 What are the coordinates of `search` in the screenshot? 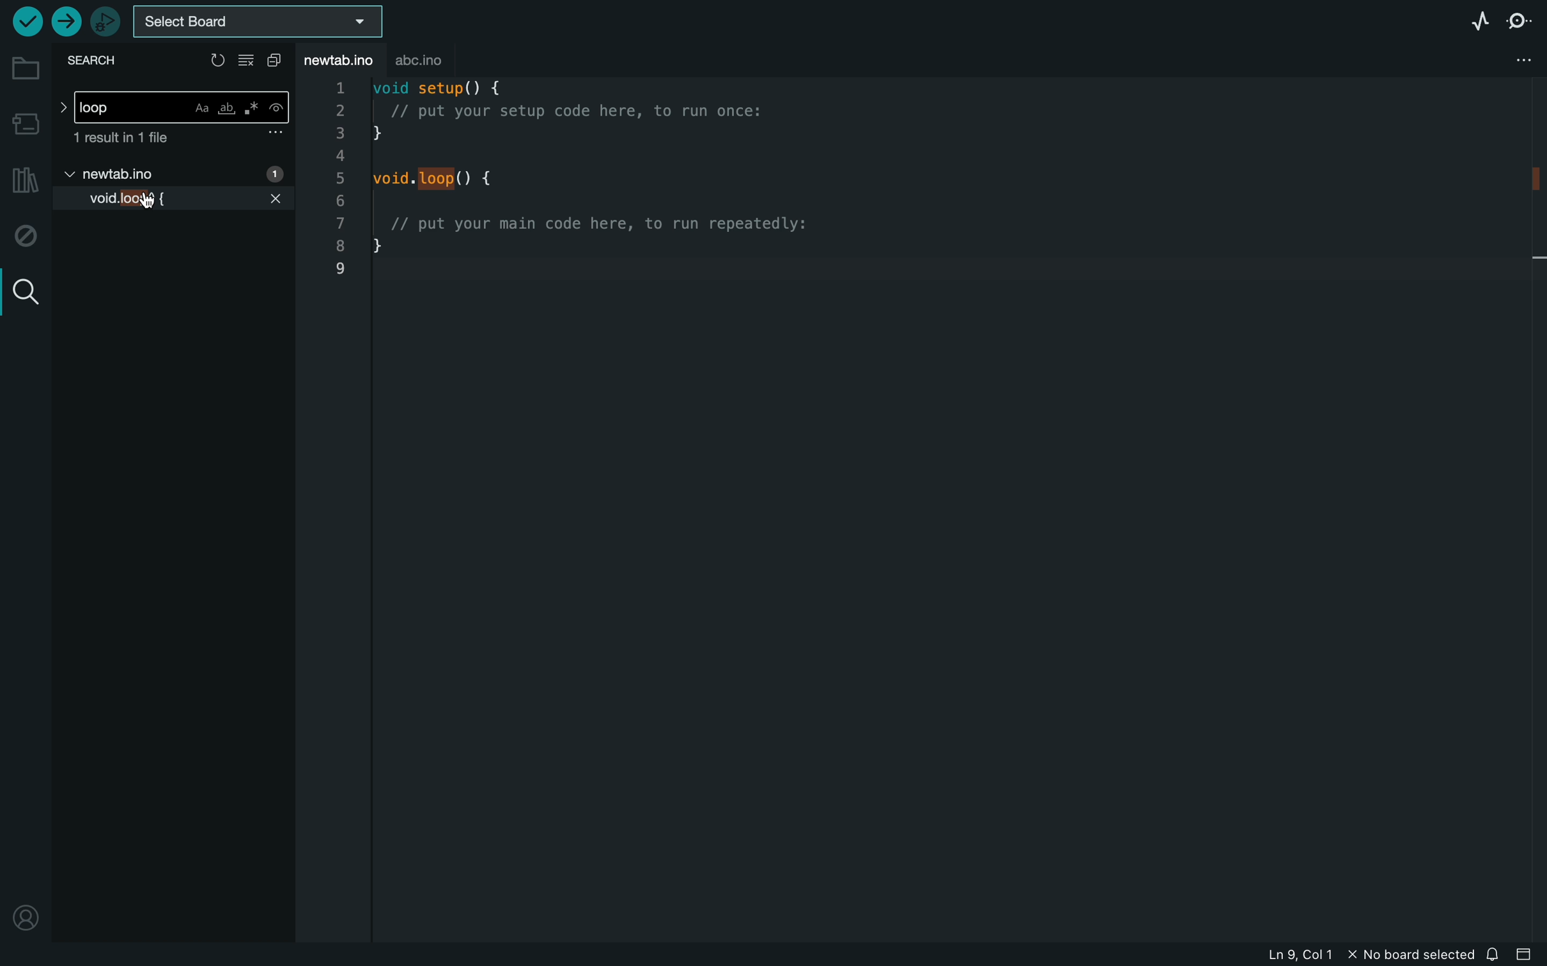 It's located at (97, 63).